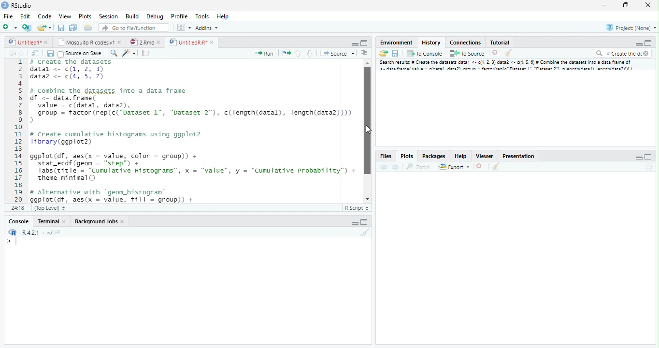 The height and width of the screenshot is (348, 659). Describe the element at coordinates (91, 42) in the screenshot. I see `Mosquito R codes` at that location.